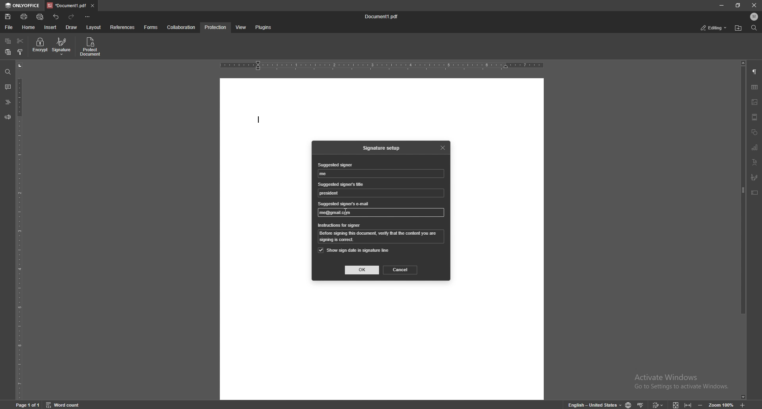  I want to click on vertical scale, so click(19, 231).